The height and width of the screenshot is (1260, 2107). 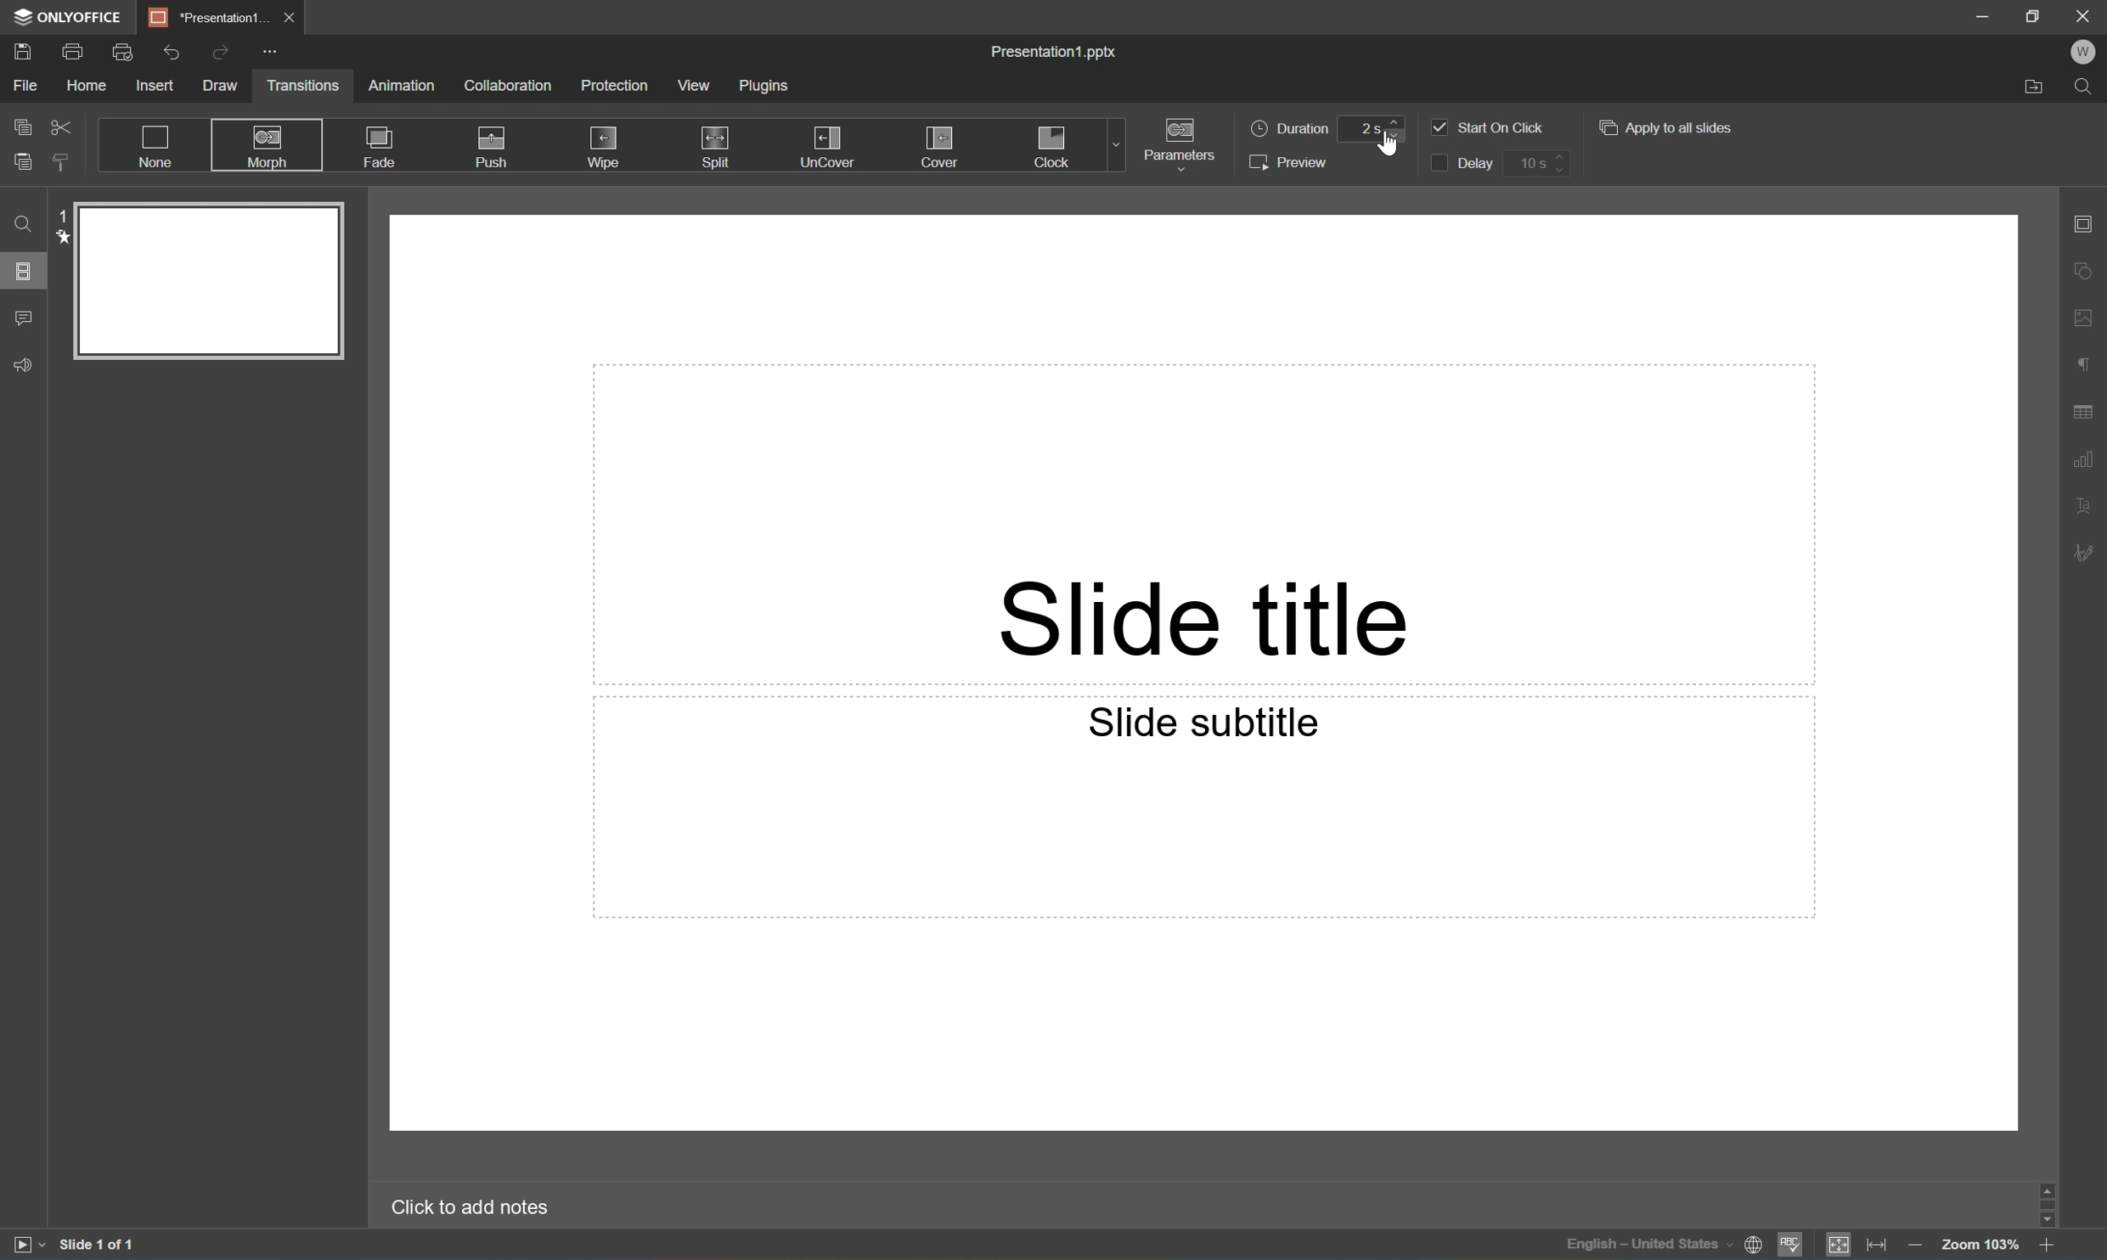 What do you see at coordinates (1373, 128) in the screenshot?
I see `2s` at bounding box center [1373, 128].